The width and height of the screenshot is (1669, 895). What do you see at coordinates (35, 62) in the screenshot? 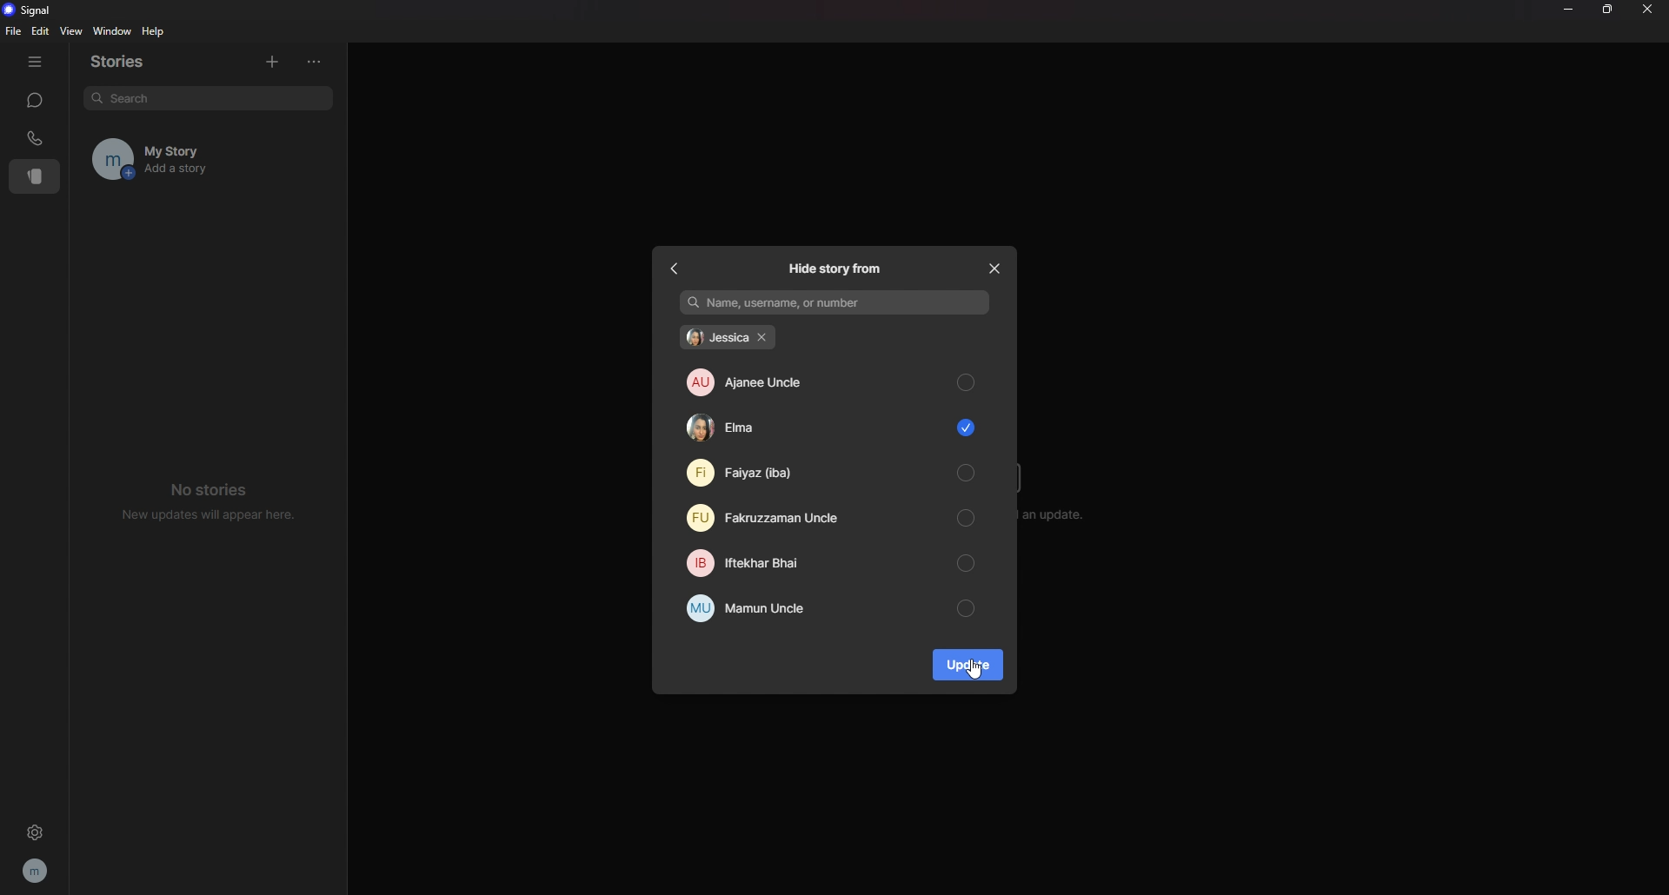
I see `hide tab` at bounding box center [35, 62].